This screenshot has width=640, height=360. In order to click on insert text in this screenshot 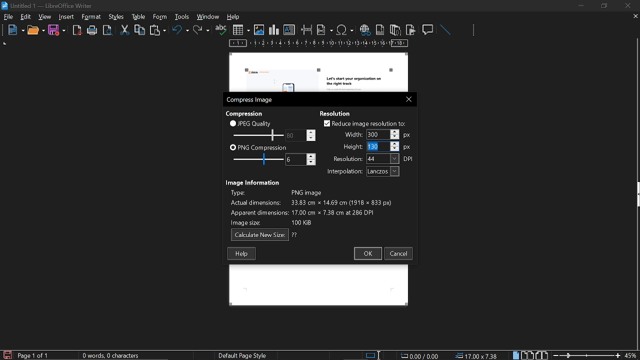, I will do `click(289, 30)`.